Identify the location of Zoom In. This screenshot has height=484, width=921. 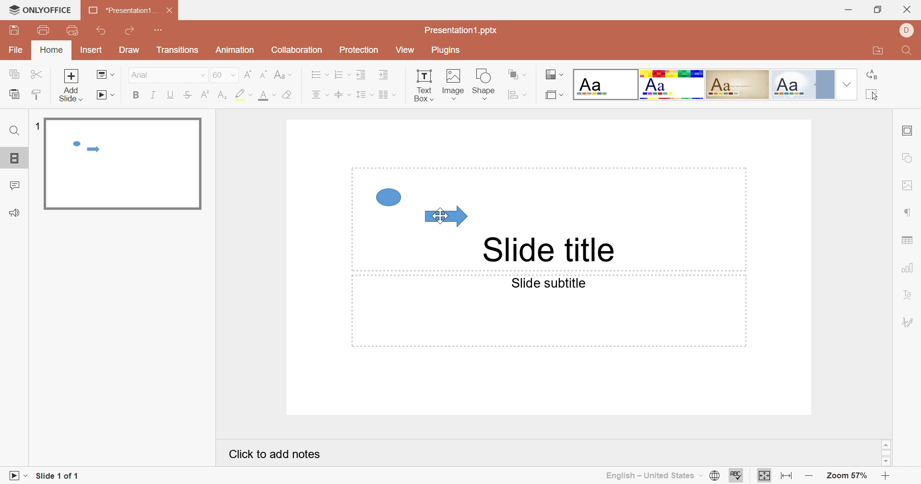
(887, 475).